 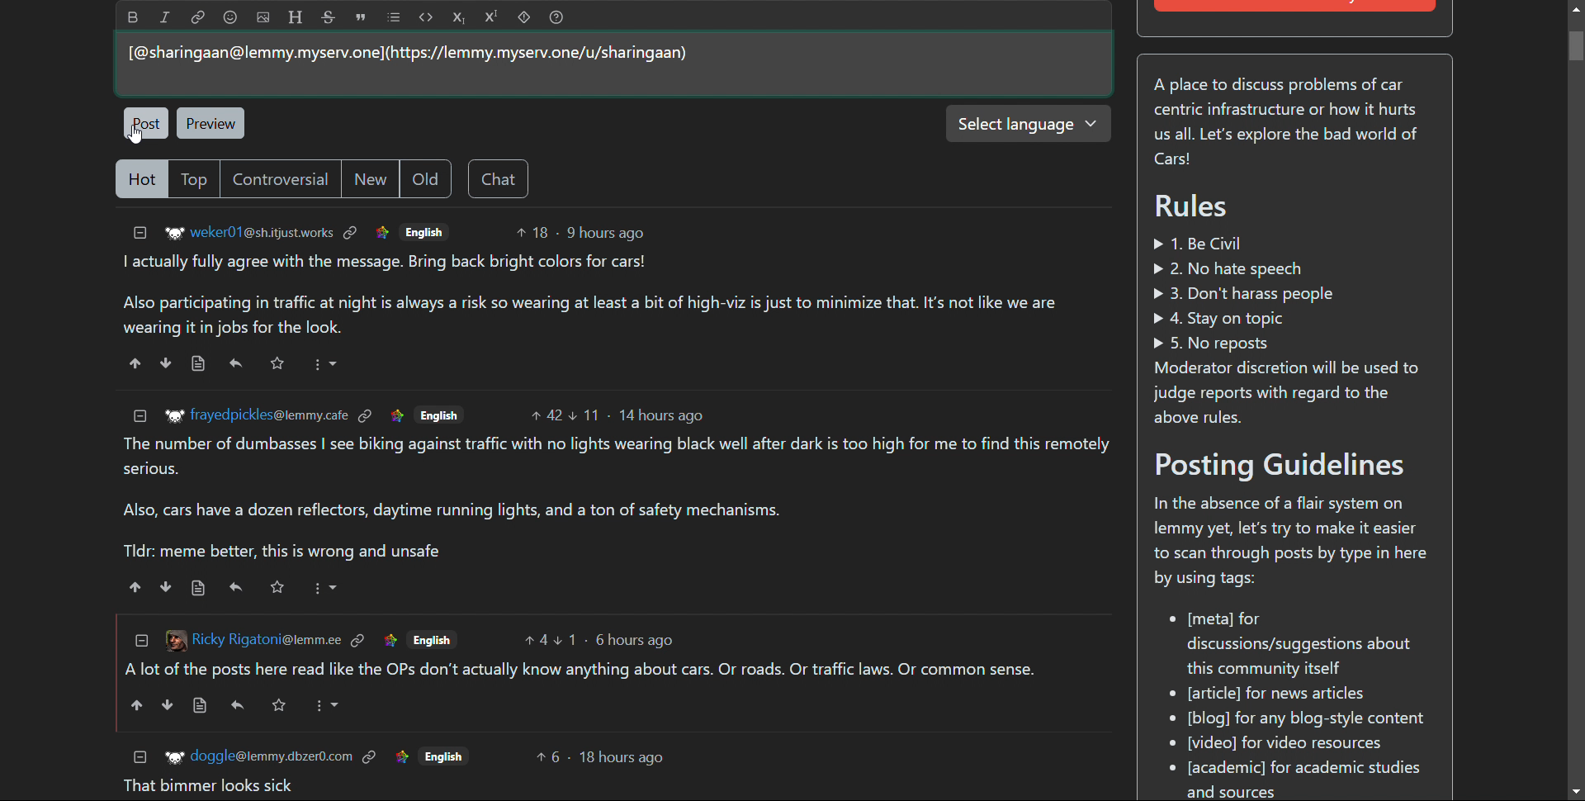 I want to click on subscript, so click(x=459, y=17).